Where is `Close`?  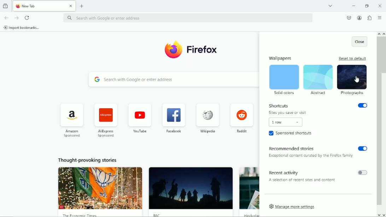
Close is located at coordinates (360, 42).